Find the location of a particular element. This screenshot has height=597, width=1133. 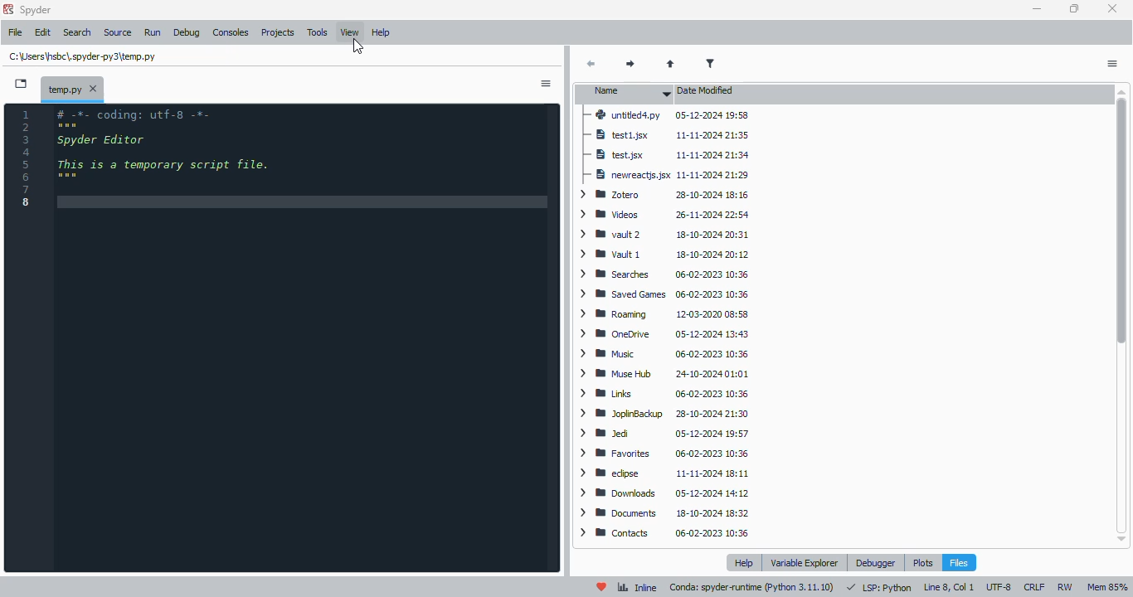

tools is located at coordinates (318, 32).